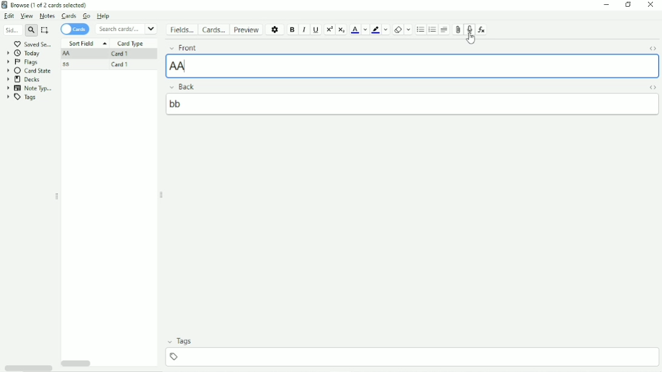 The image size is (662, 372). I want to click on Select formatting to remove, so click(409, 29).